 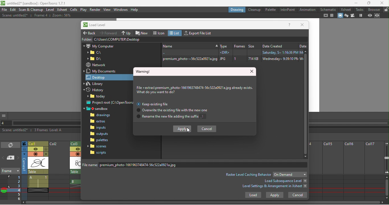 I want to click on Scene: untitled2* :: 3 Frames Level: A Selected: 1 frame: 1 column, so click(x=40, y=130).